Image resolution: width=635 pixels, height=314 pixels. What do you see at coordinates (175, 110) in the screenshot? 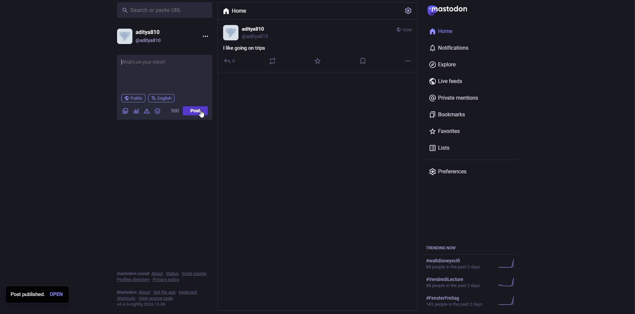
I see `word left` at bounding box center [175, 110].